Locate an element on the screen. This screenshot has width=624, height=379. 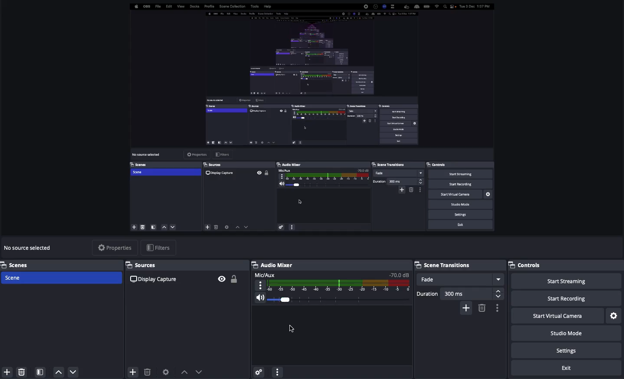
Scene is located at coordinates (62, 278).